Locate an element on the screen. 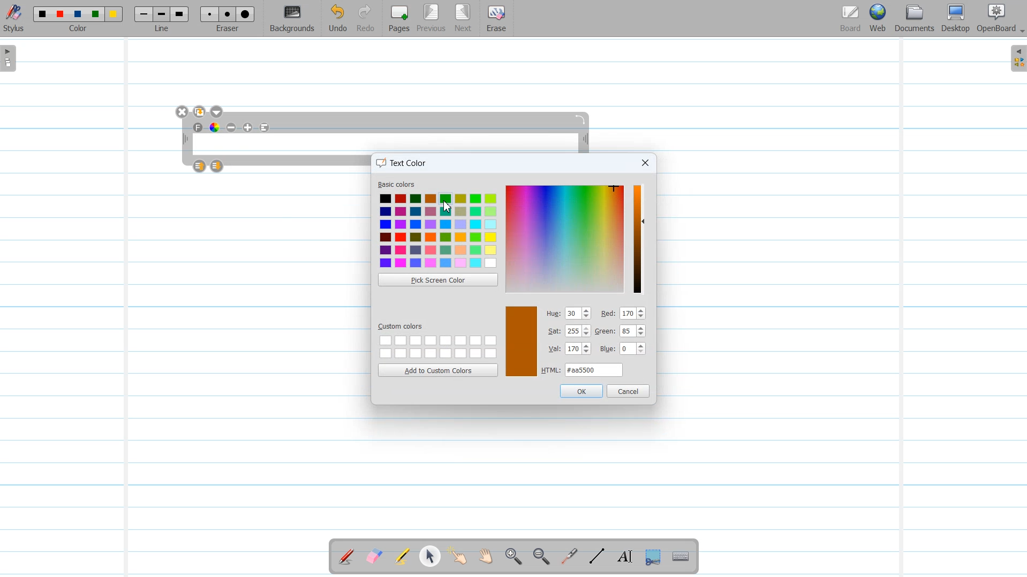 The height and width of the screenshot is (577, 1027). Next is located at coordinates (463, 19).